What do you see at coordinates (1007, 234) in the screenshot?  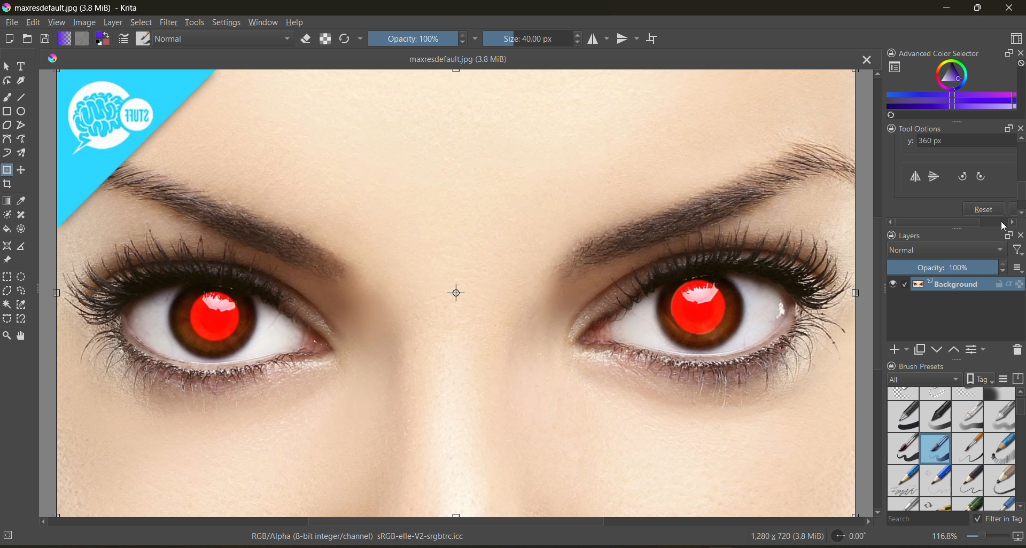 I see `float docker` at bounding box center [1007, 234].